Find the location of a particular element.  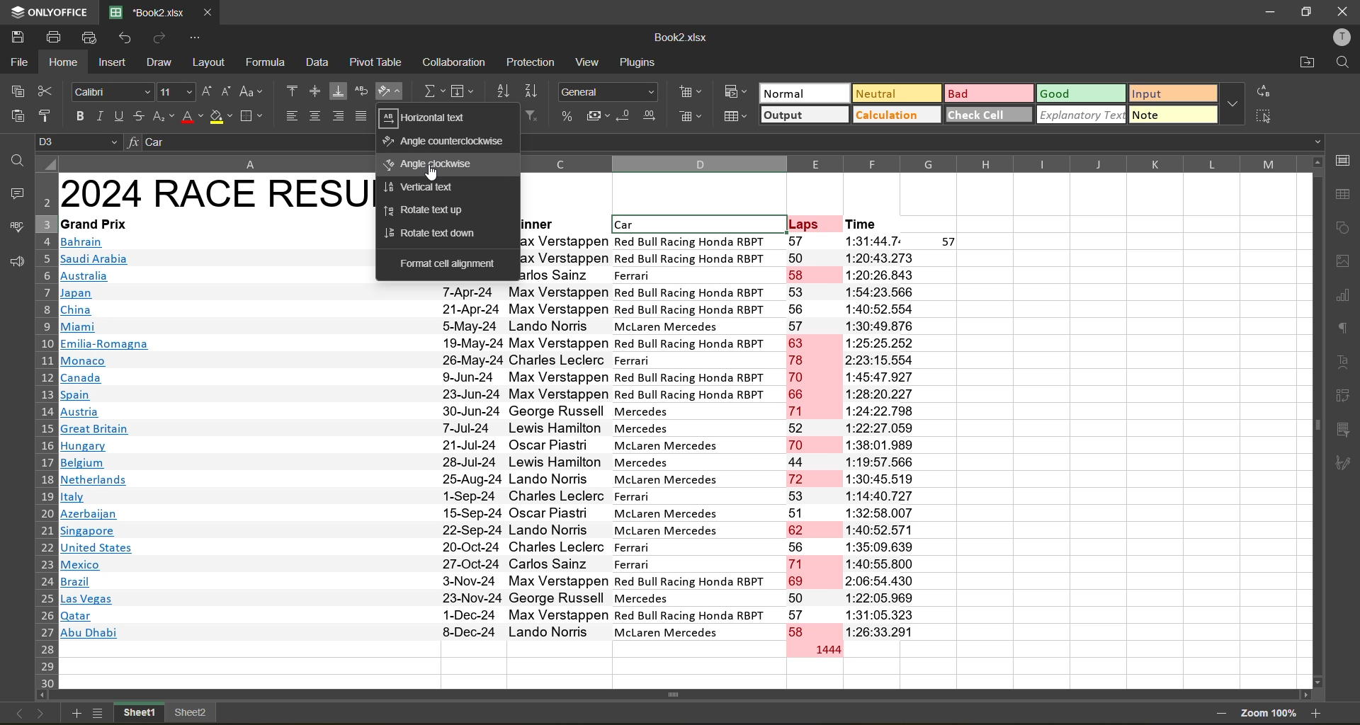

format as table is located at coordinates (736, 117).